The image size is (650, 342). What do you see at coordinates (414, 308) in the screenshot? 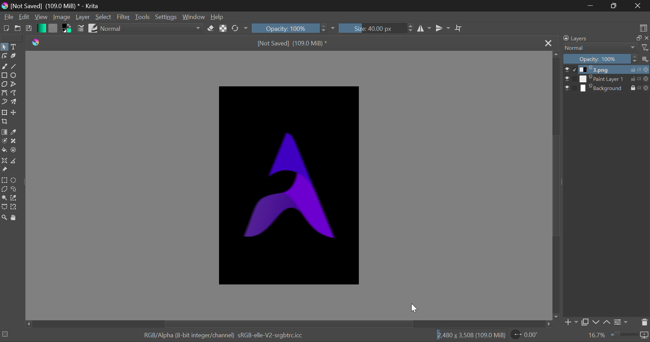
I see `cursor` at bounding box center [414, 308].